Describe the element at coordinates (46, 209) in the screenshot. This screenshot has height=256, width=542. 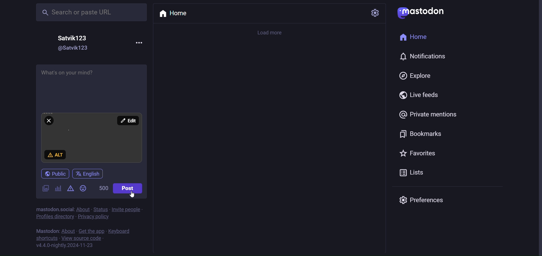
I see `mastodon` at that location.